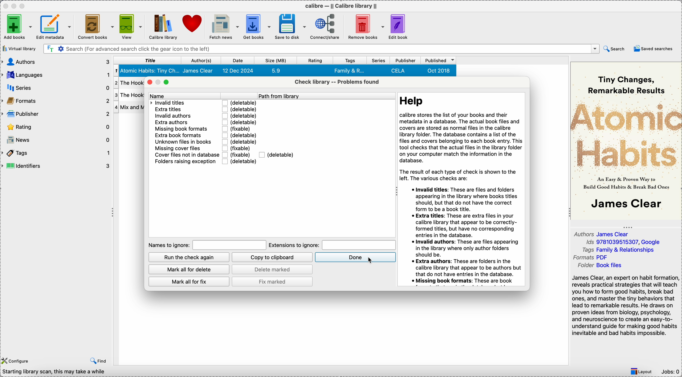 The height and width of the screenshot is (377, 682). What do you see at coordinates (291, 27) in the screenshot?
I see `save to disk` at bounding box center [291, 27].